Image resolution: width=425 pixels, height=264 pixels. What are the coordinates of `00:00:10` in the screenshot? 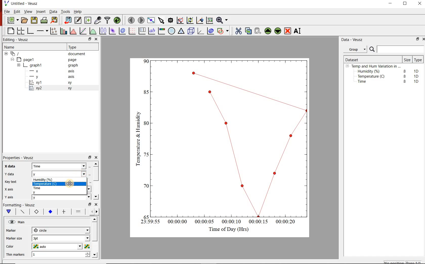 It's located at (231, 221).